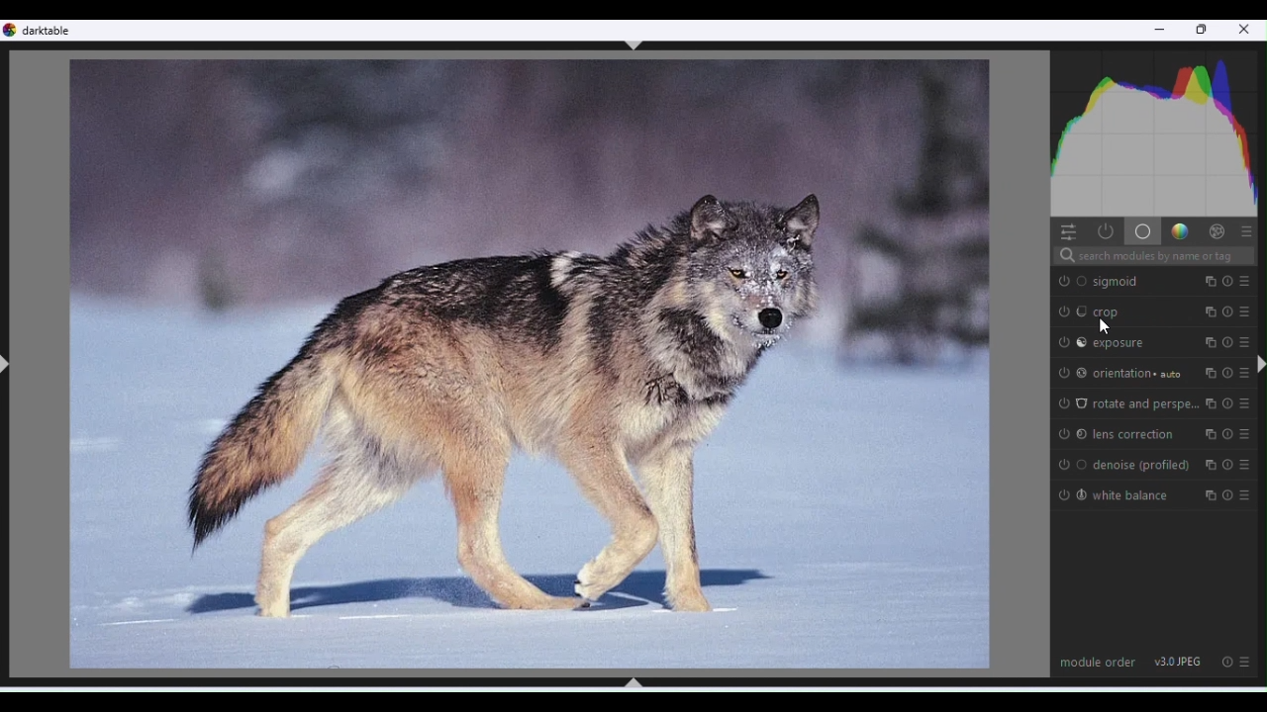  Describe the element at coordinates (1155, 465) in the screenshot. I see `De noise` at that location.